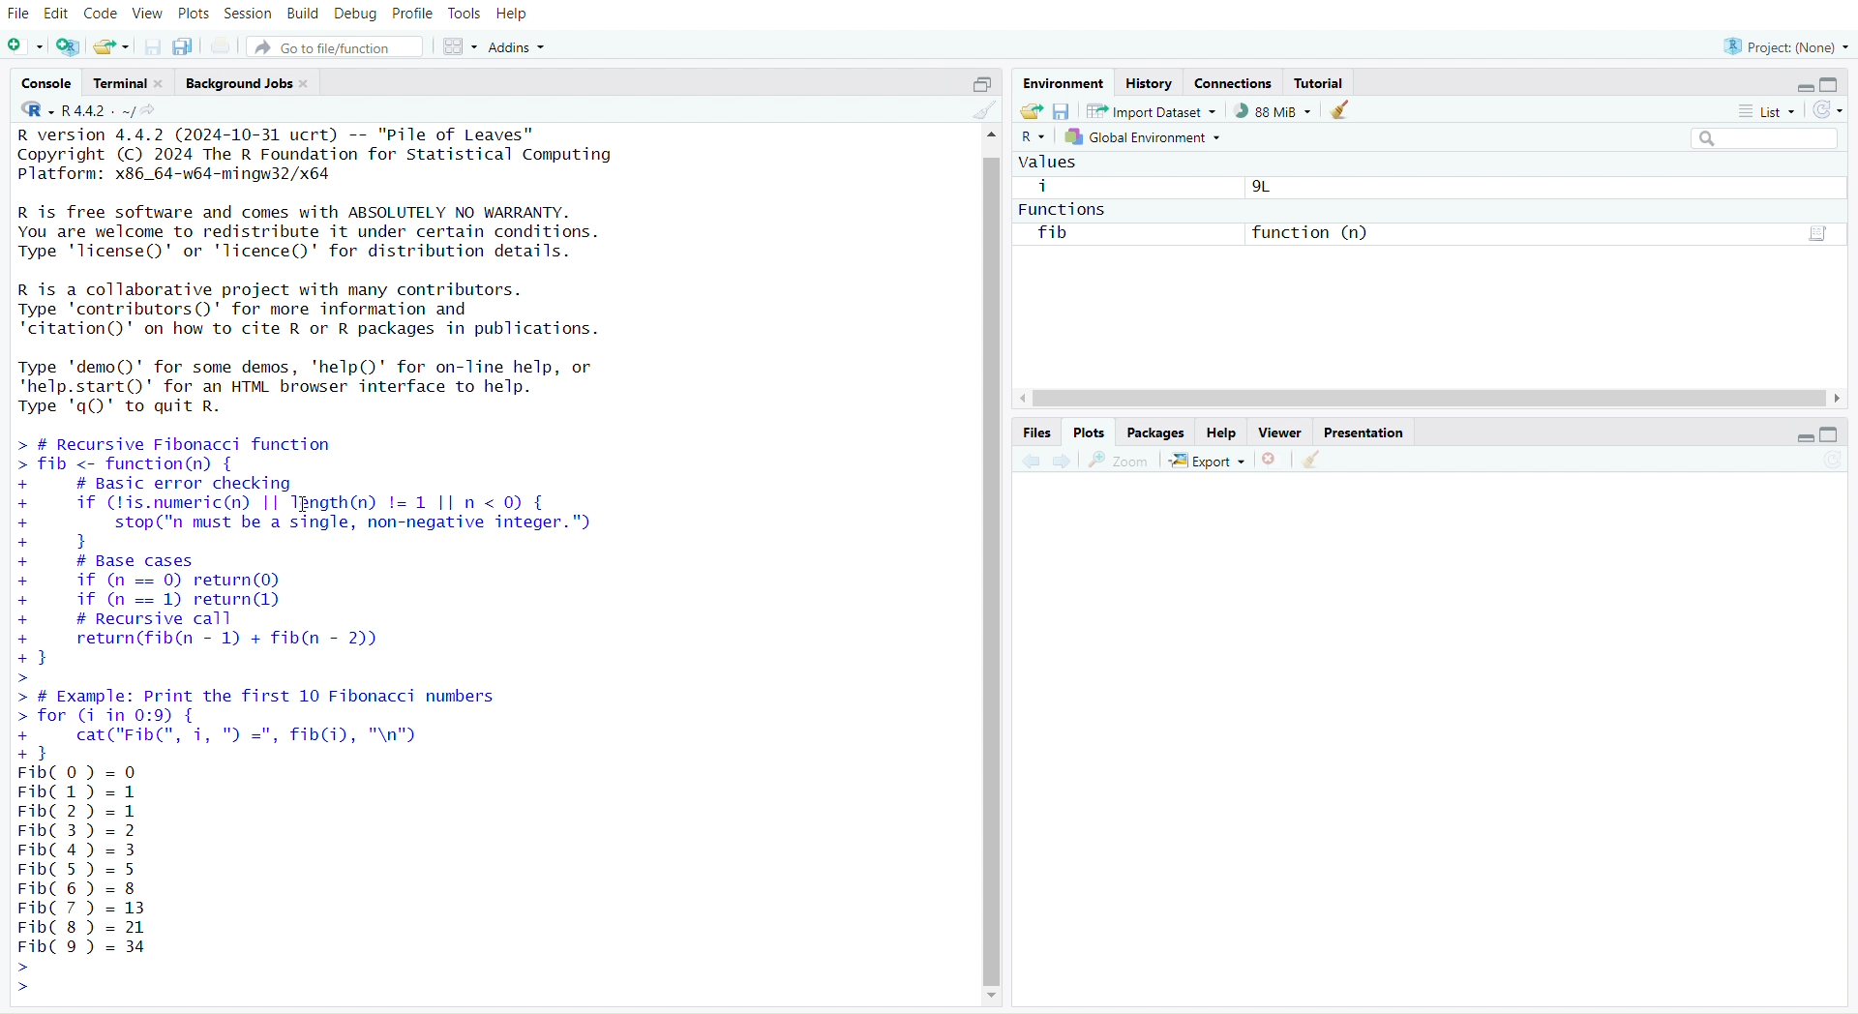  Describe the element at coordinates (1323, 84) in the screenshot. I see `tutorial` at that location.